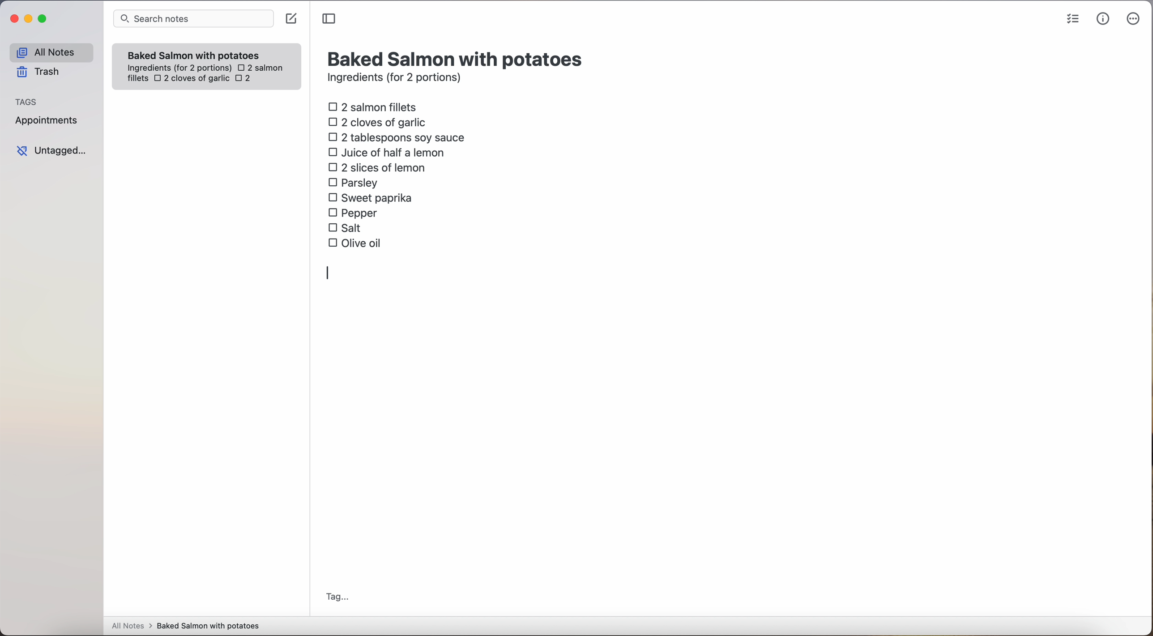  I want to click on tags, so click(26, 101).